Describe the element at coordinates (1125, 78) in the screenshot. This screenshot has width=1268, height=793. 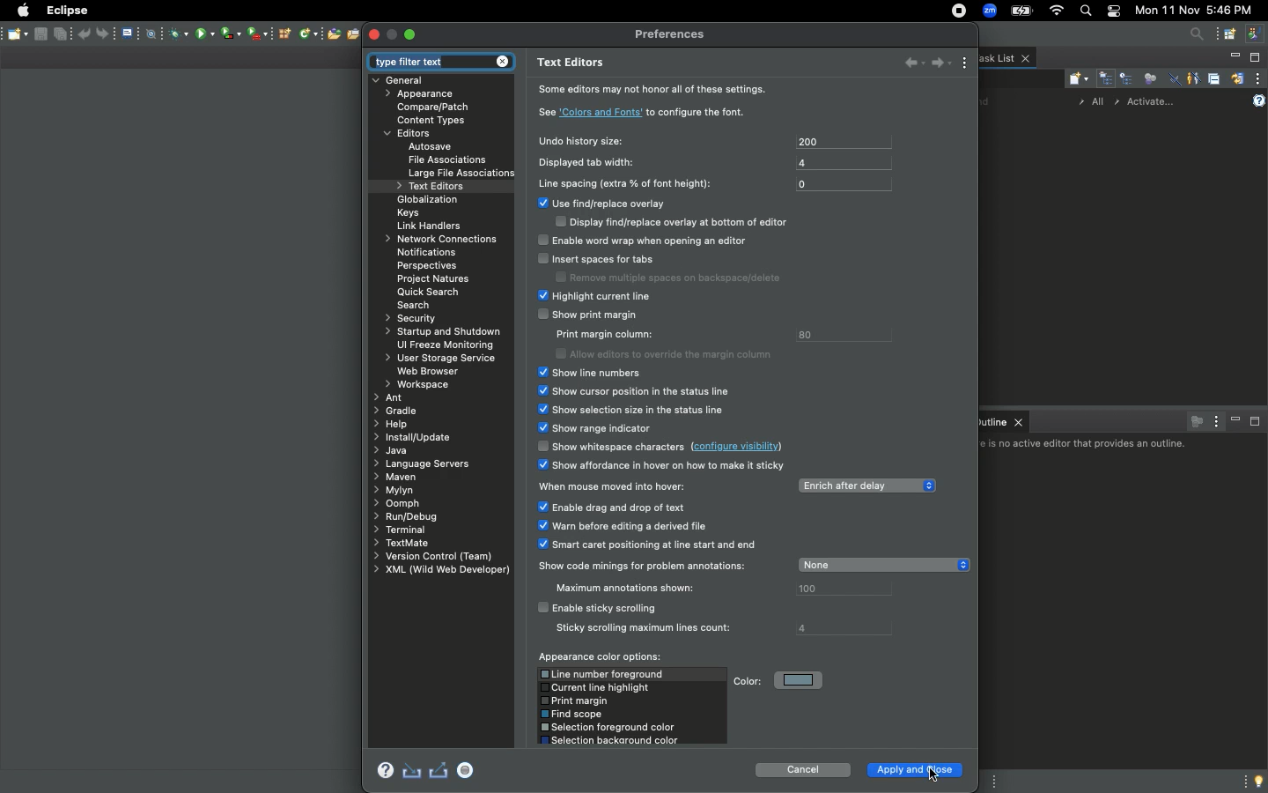
I see `Scheduled` at that location.